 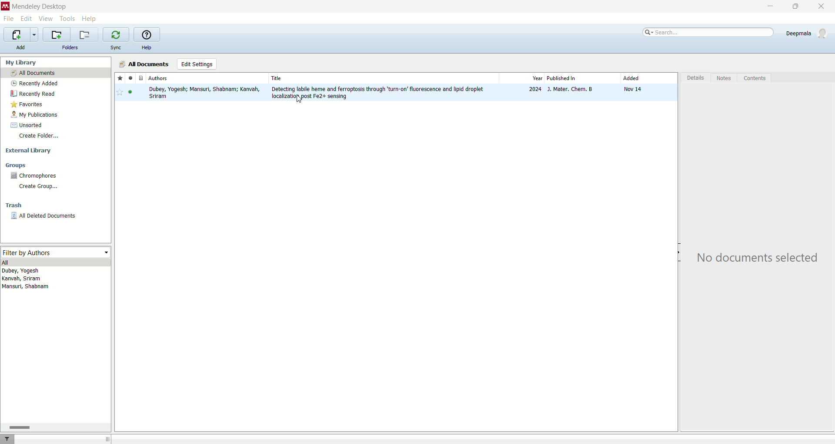 I want to click on folders, so click(x=69, y=47).